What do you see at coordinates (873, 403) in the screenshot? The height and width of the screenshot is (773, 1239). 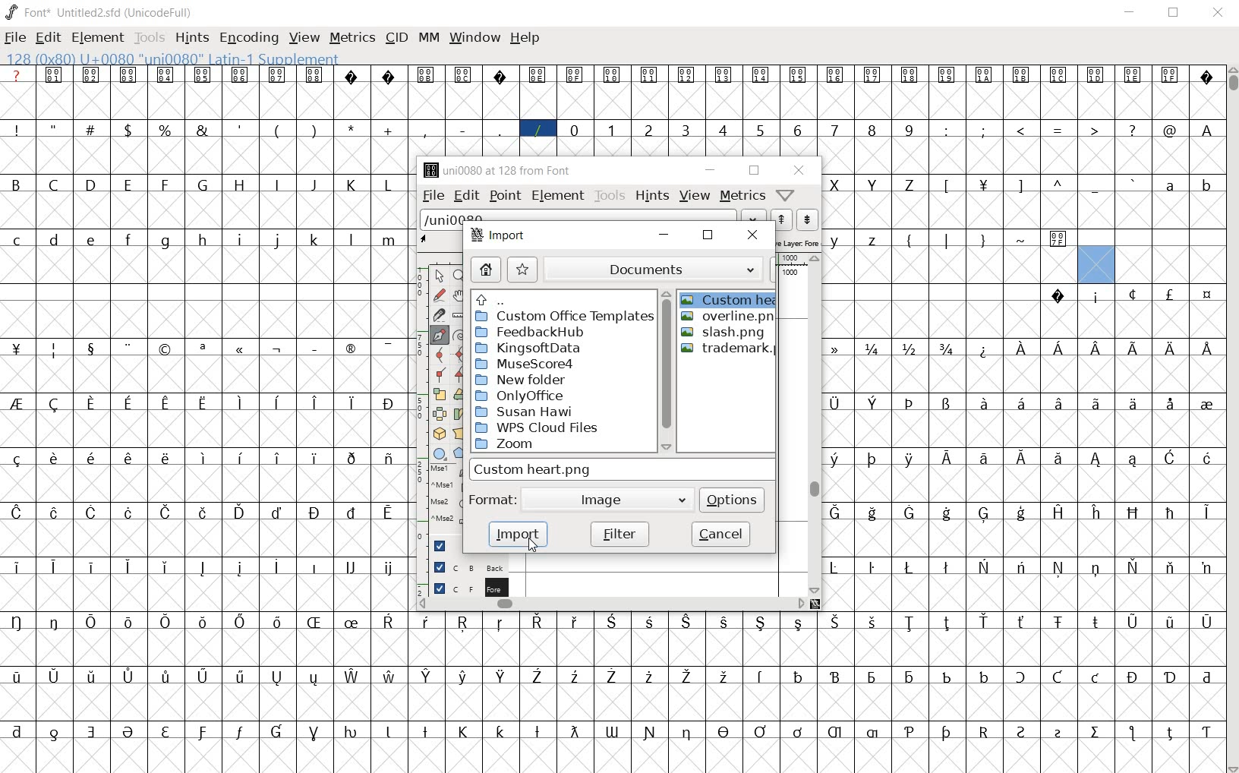 I see `glyph` at bounding box center [873, 403].